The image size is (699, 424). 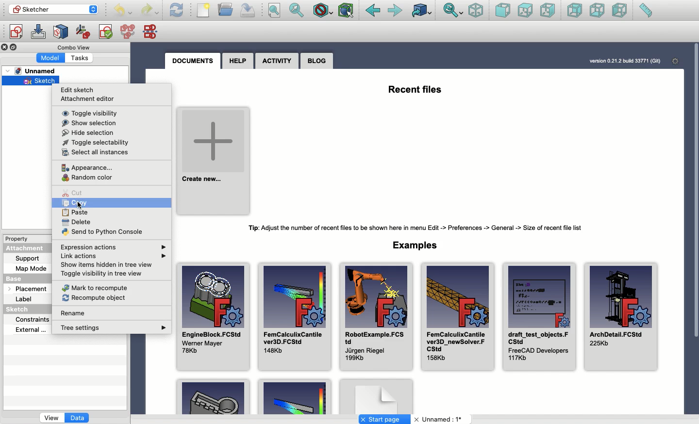 What do you see at coordinates (106, 33) in the screenshot?
I see `Validate sketch` at bounding box center [106, 33].